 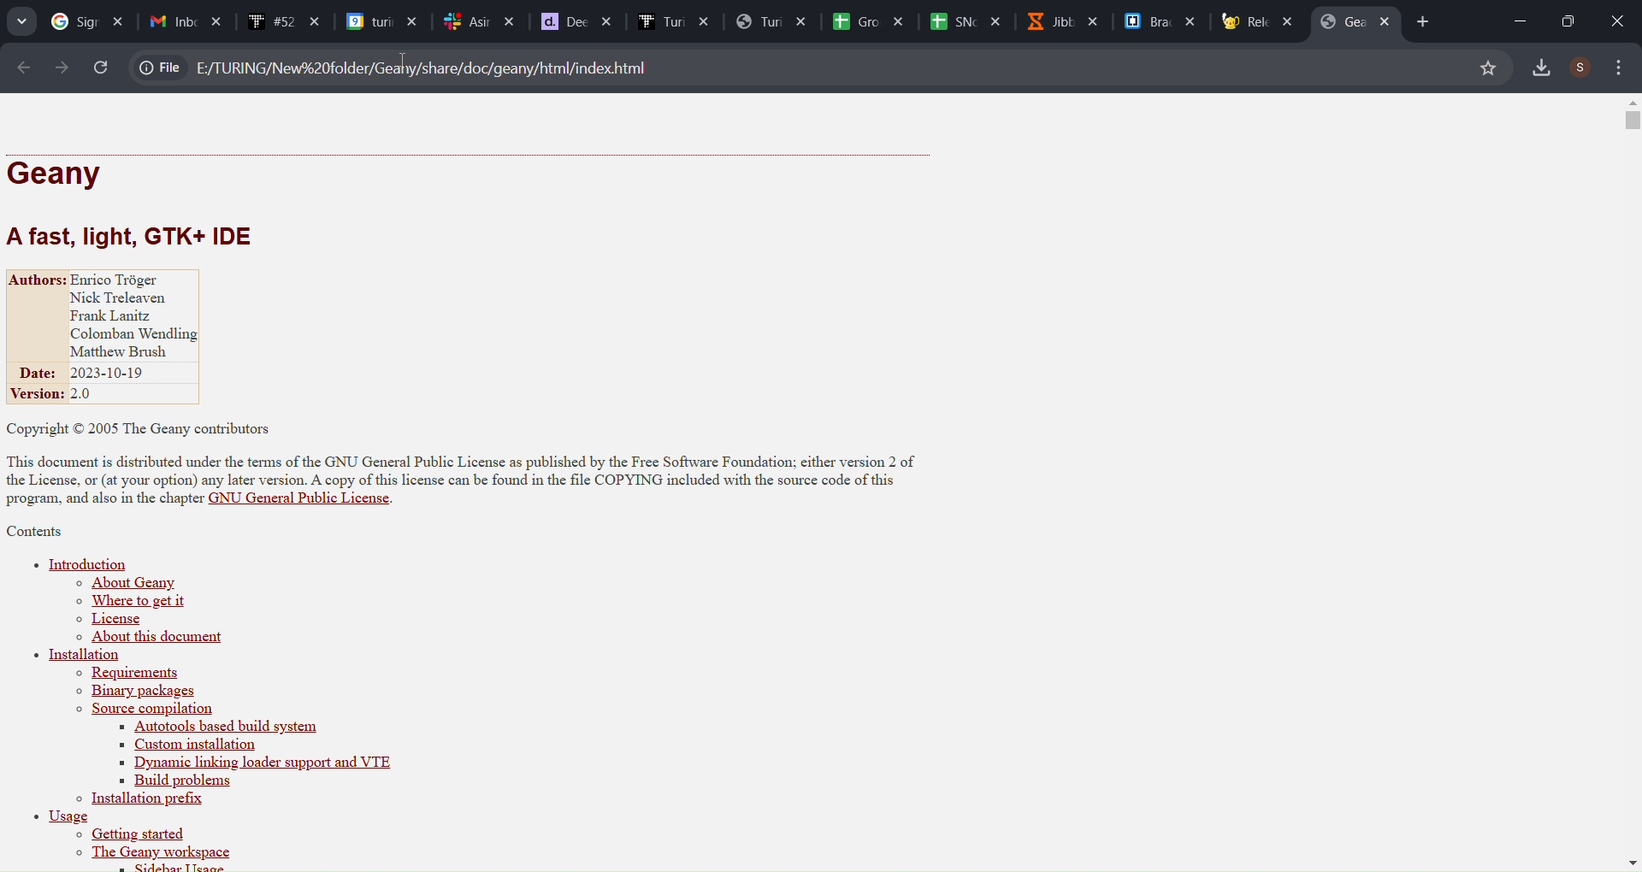 I want to click on next, so click(x=60, y=68).